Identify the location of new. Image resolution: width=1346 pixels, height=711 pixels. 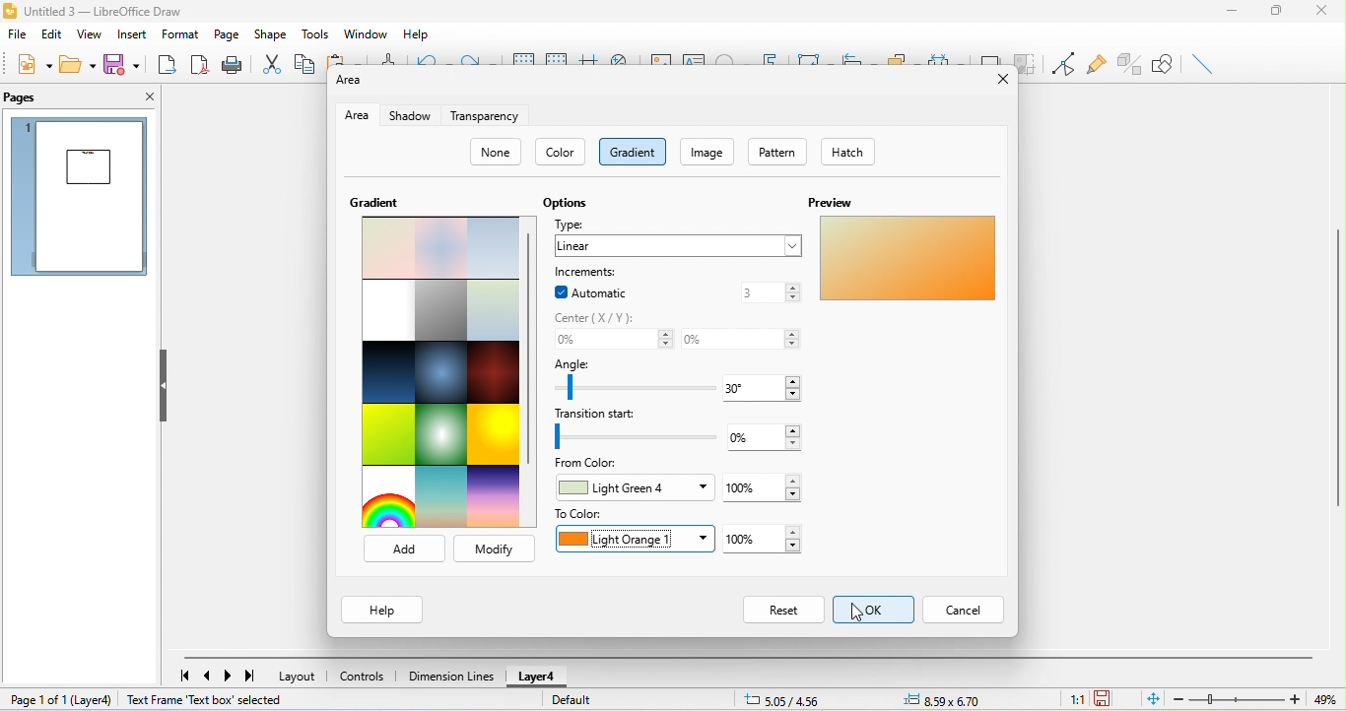
(32, 64).